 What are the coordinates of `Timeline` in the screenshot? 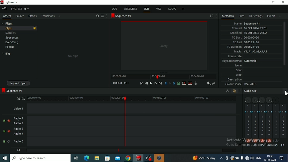 It's located at (133, 98).